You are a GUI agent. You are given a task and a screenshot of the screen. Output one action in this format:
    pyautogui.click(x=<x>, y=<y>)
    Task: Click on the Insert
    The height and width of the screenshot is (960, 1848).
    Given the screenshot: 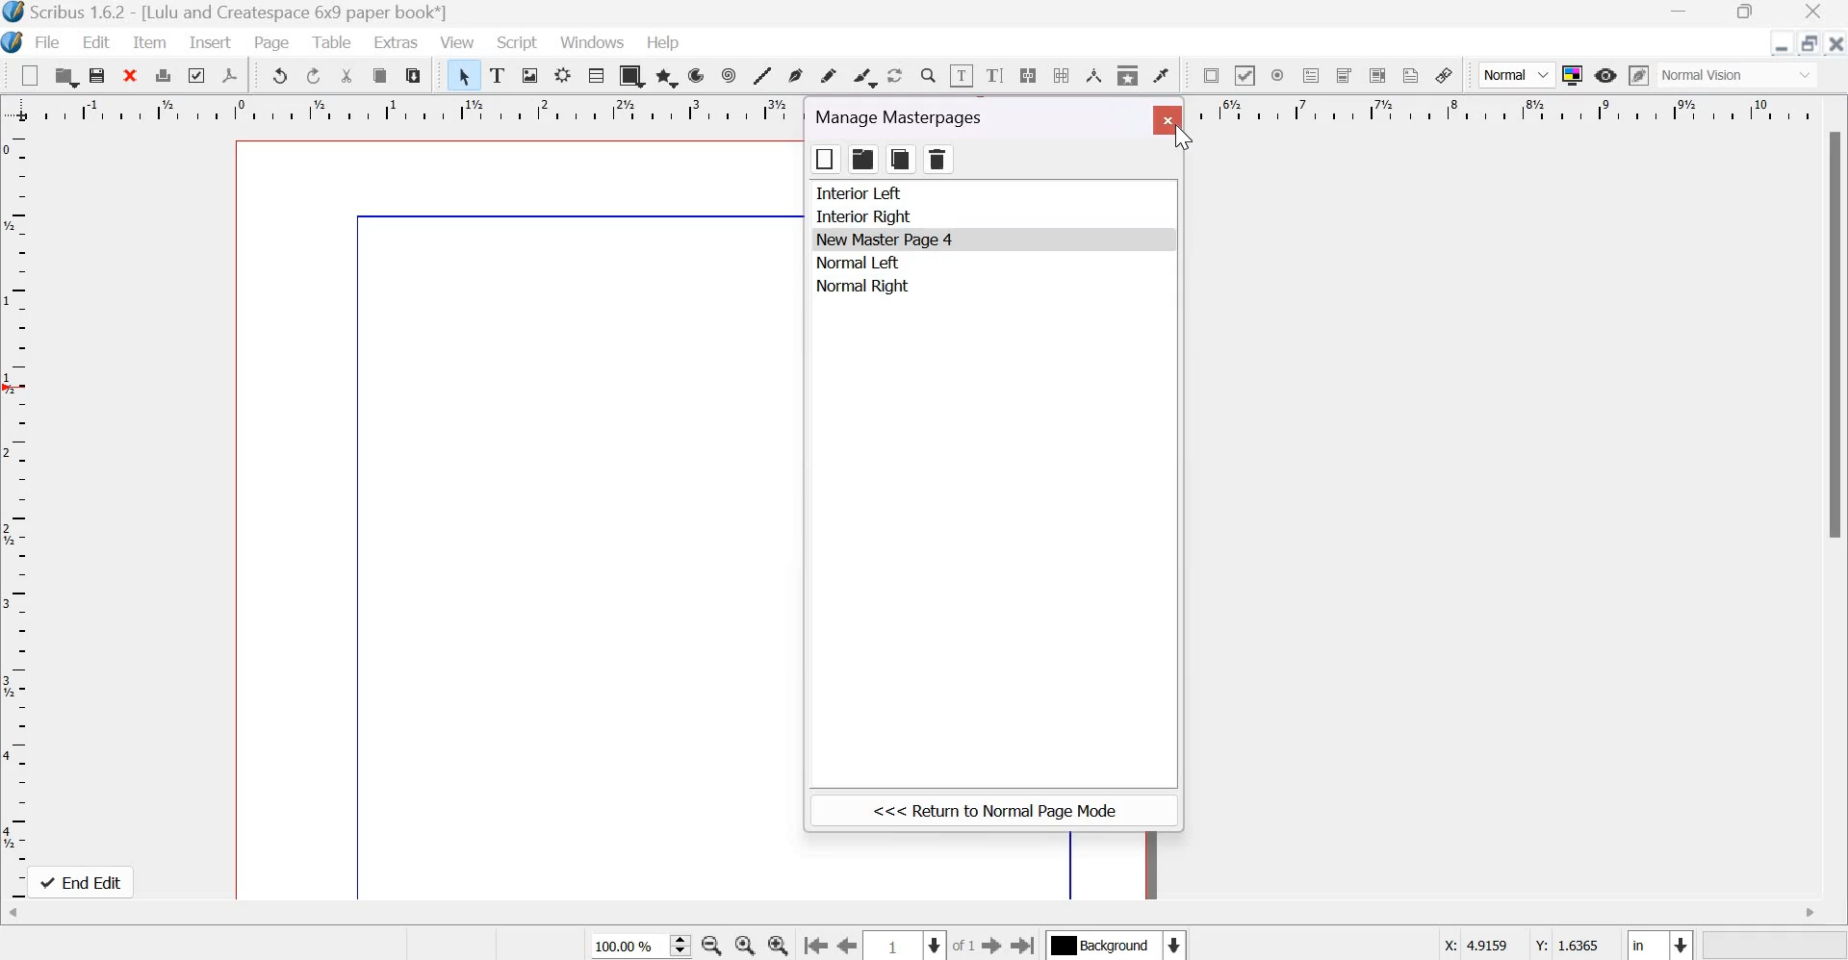 What is the action you would take?
    pyautogui.click(x=211, y=43)
    